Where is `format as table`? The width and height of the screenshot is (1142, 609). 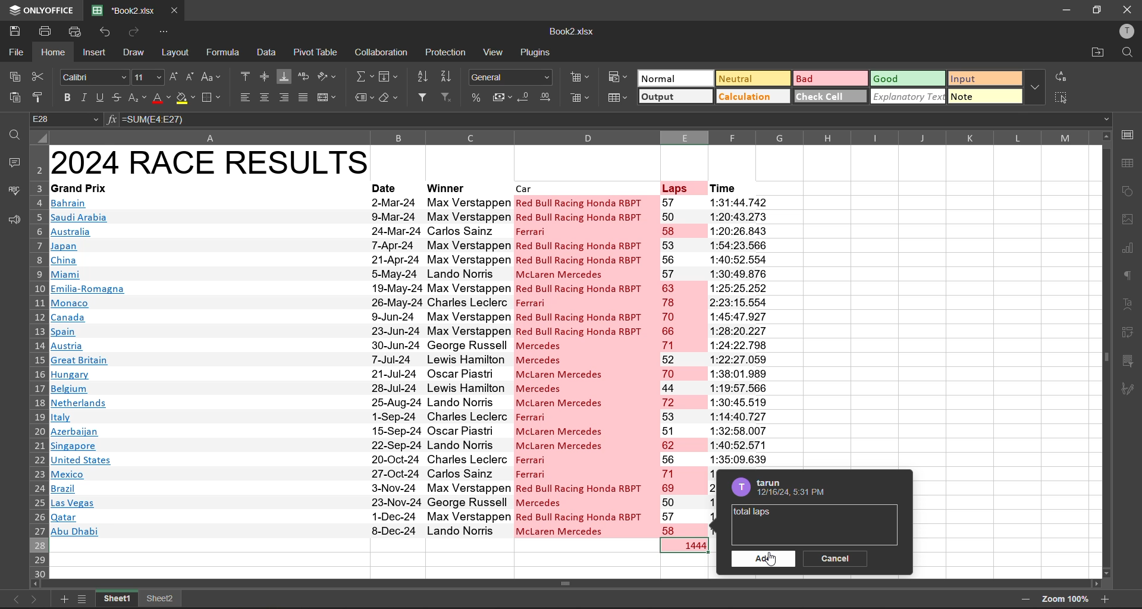 format as table is located at coordinates (619, 101).